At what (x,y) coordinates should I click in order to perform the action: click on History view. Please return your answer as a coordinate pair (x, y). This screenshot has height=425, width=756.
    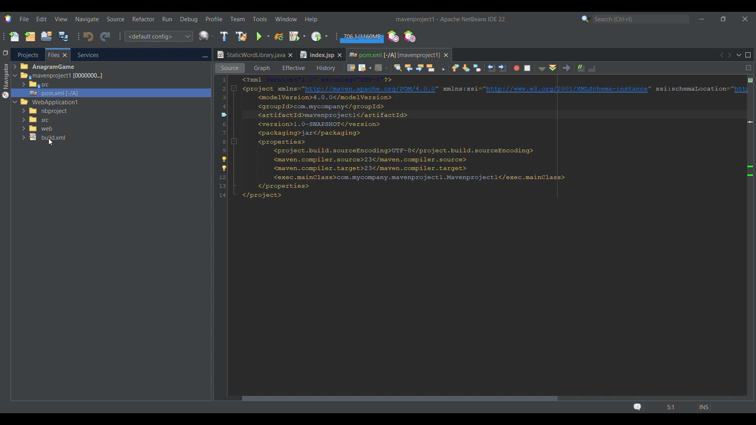
    Looking at the image, I should click on (324, 67).